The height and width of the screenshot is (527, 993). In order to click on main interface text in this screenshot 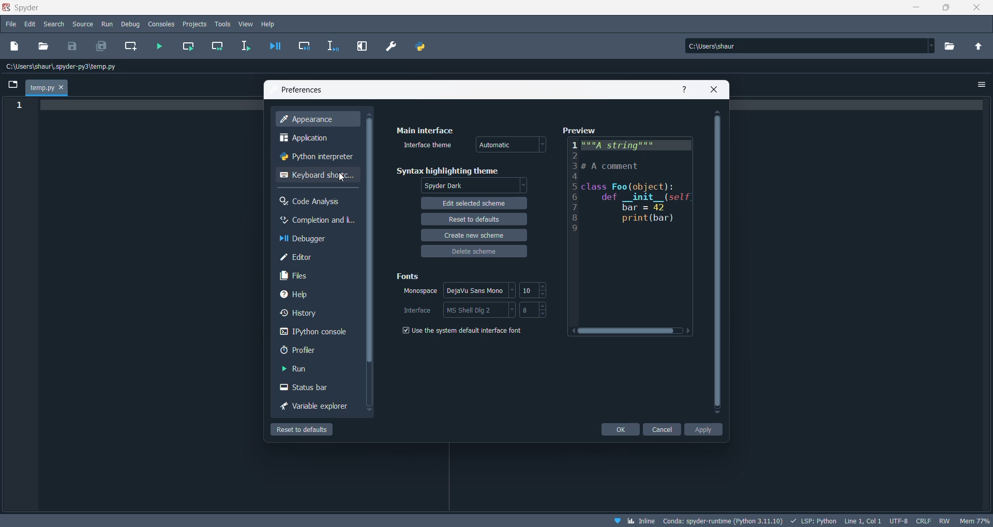, I will do `click(424, 131)`.